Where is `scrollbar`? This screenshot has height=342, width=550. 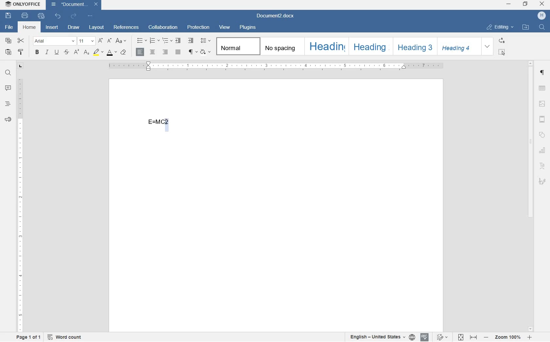 scrollbar is located at coordinates (532, 196).